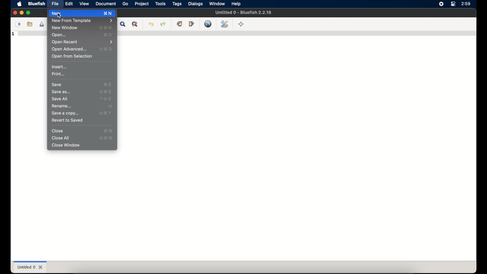  What do you see at coordinates (466, 4) in the screenshot?
I see `time` at bounding box center [466, 4].